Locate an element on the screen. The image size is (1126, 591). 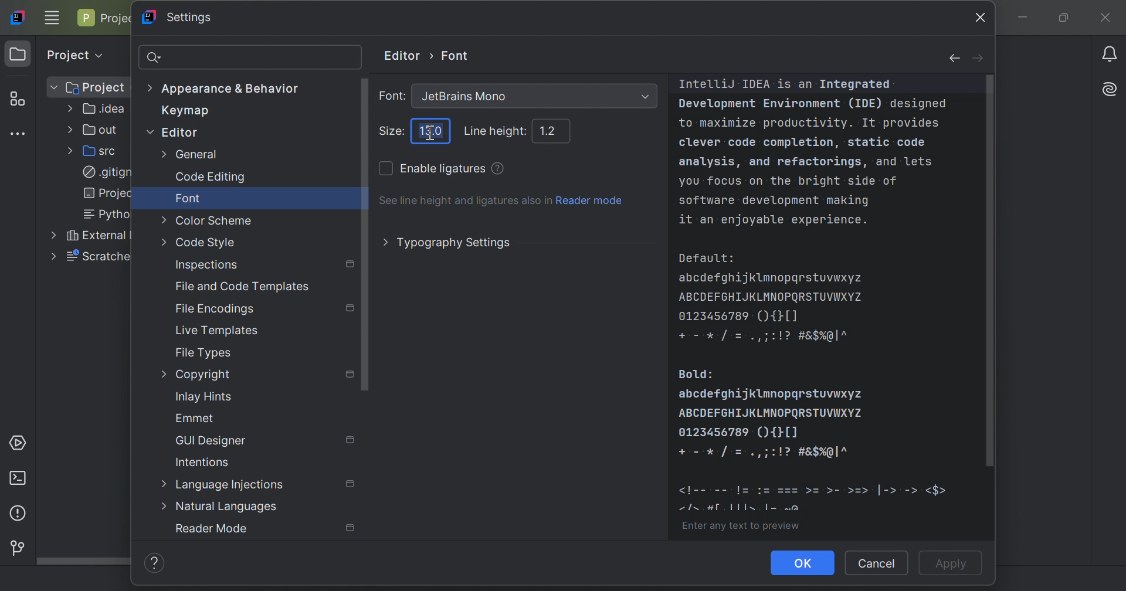
to maximize productivity. It provides is located at coordinates (809, 122).